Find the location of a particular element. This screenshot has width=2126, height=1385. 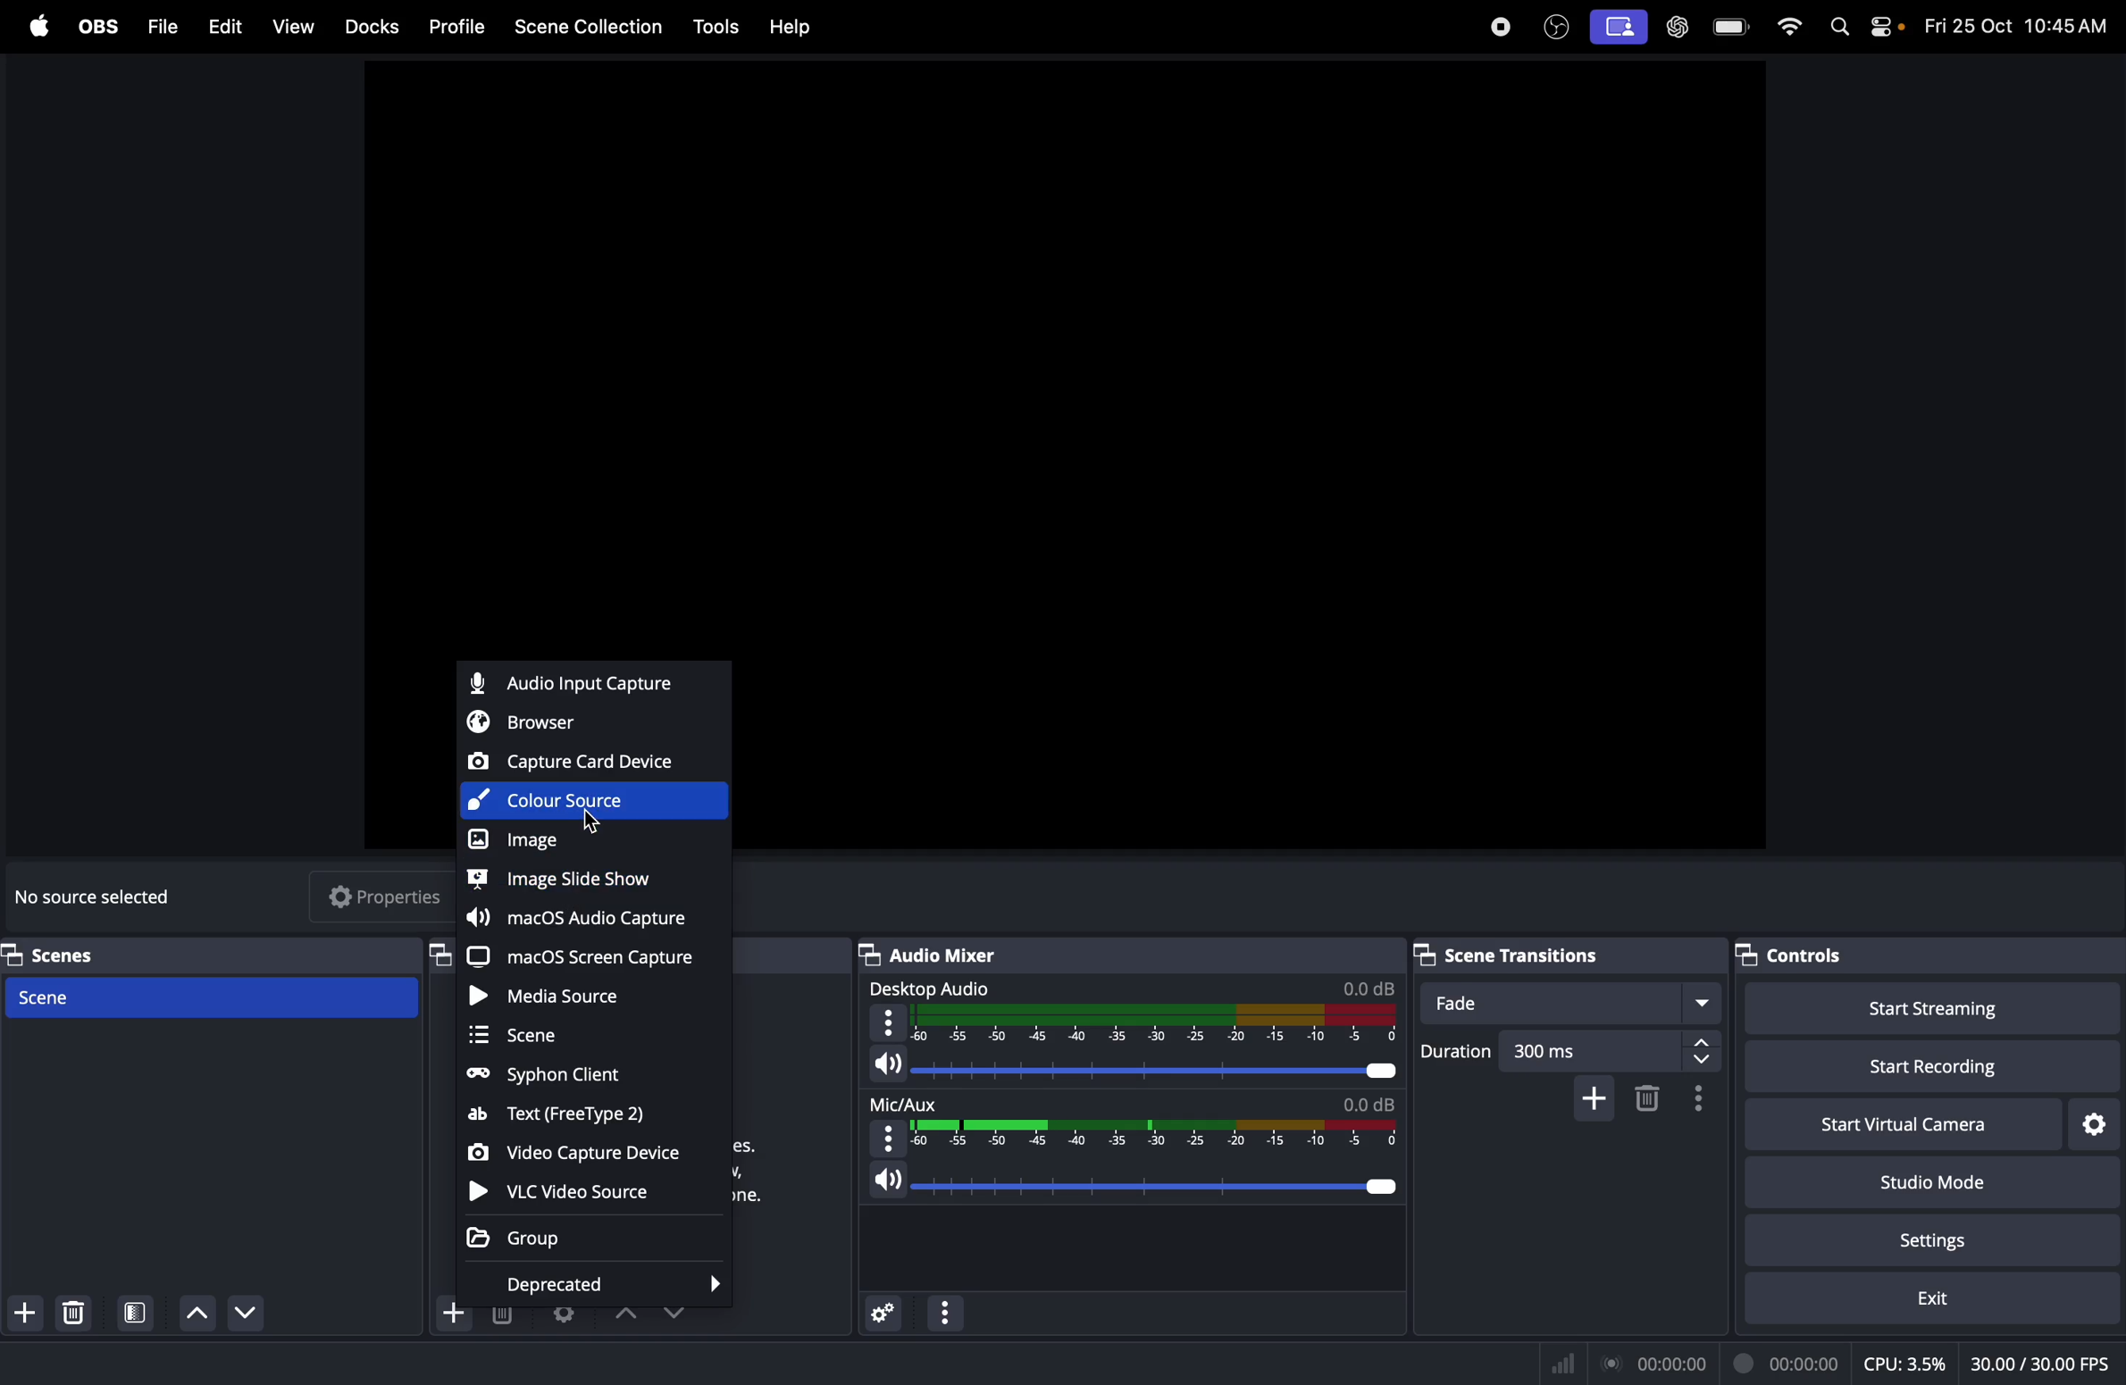

scene is located at coordinates (558, 1036).